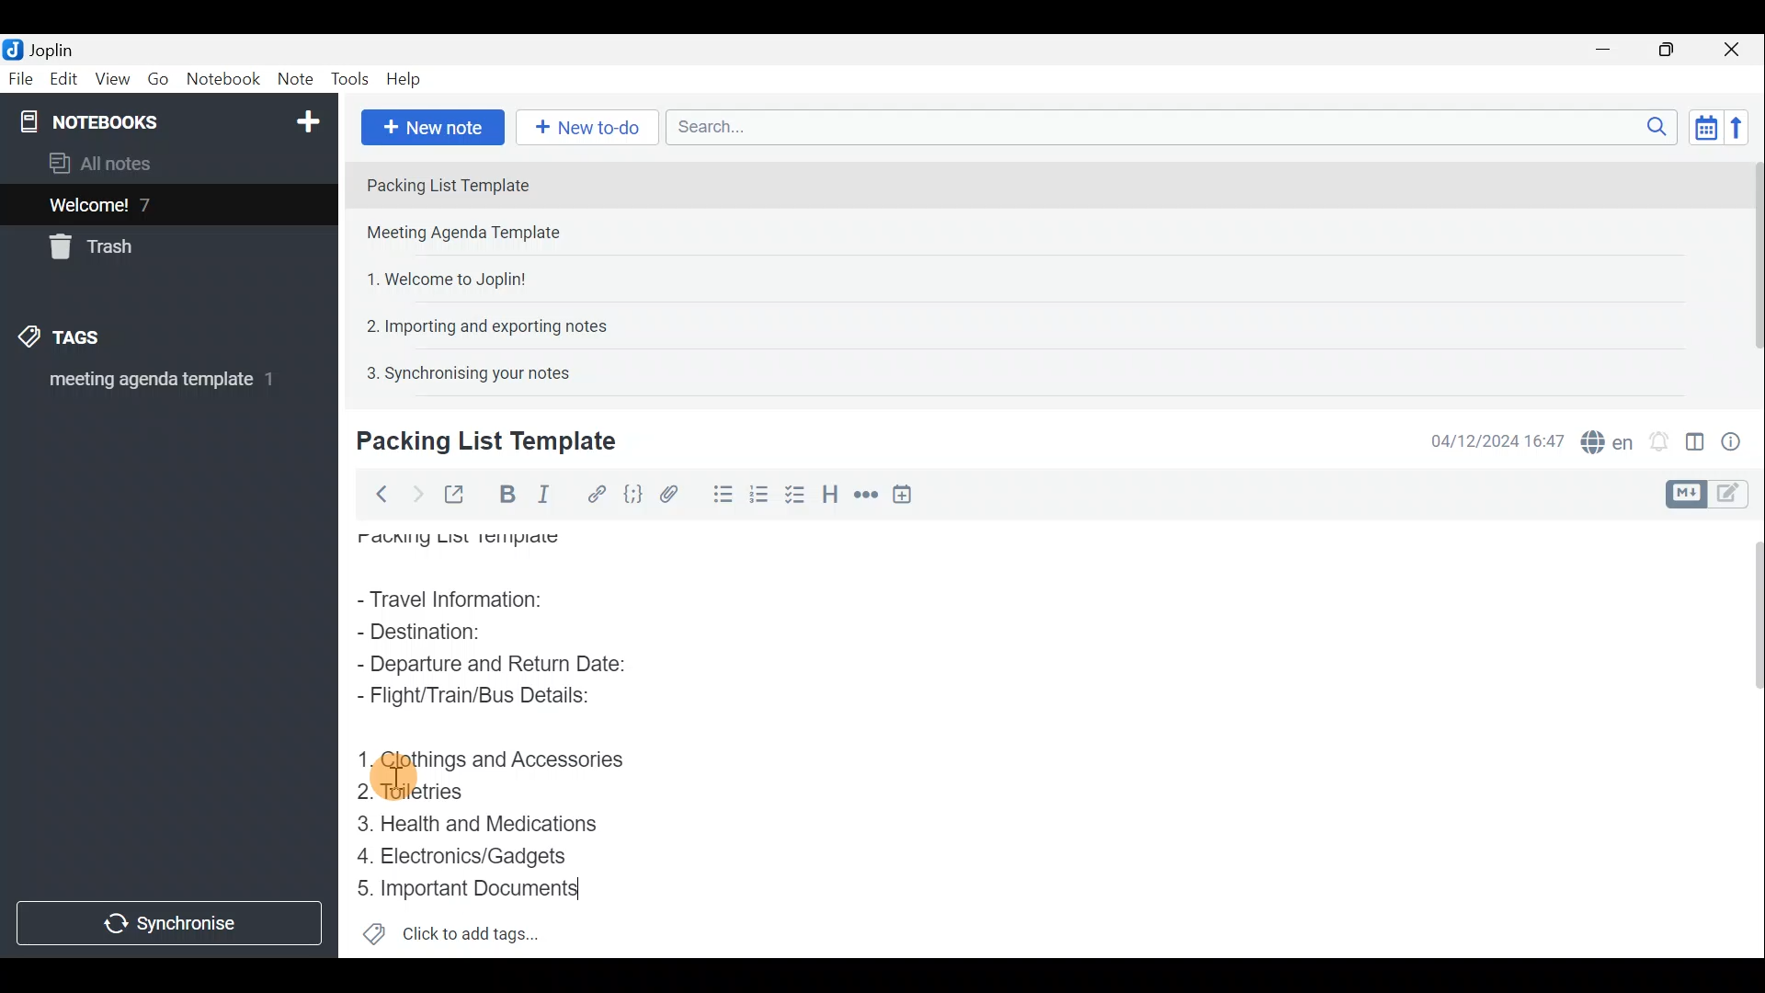 The image size is (1765, 993). I want to click on cursor, so click(397, 778).